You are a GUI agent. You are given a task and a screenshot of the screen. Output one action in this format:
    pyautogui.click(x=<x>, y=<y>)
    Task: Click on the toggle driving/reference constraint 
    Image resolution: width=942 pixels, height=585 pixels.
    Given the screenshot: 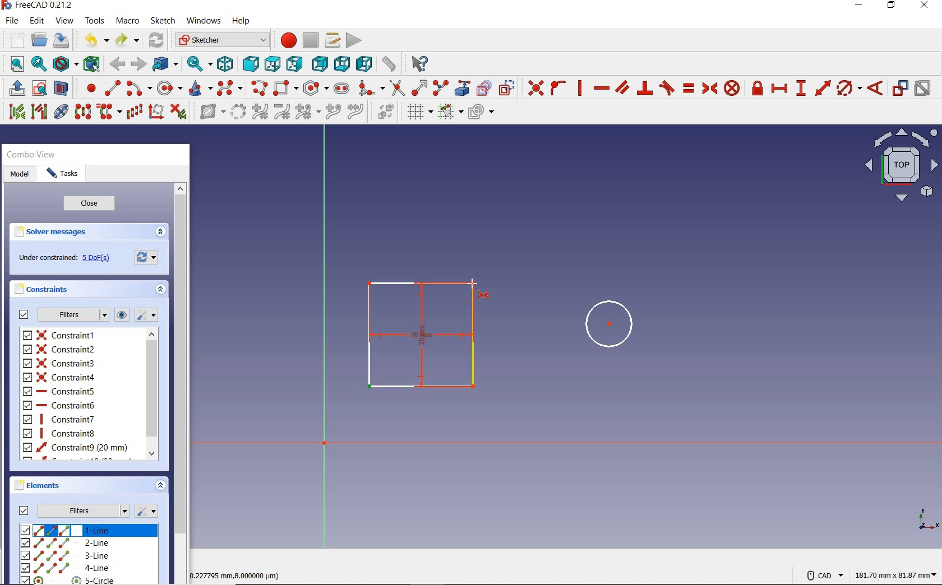 What is the action you would take?
    pyautogui.click(x=901, y=89)
    